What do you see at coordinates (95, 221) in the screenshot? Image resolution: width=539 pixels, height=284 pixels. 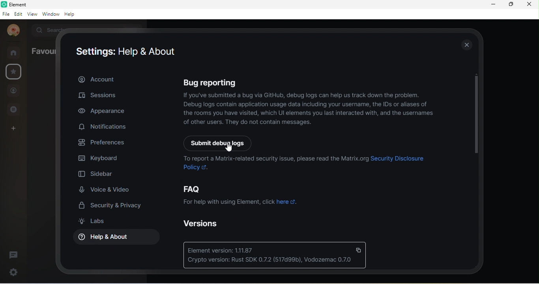 I see `labs` at bounding box center [95, 221].